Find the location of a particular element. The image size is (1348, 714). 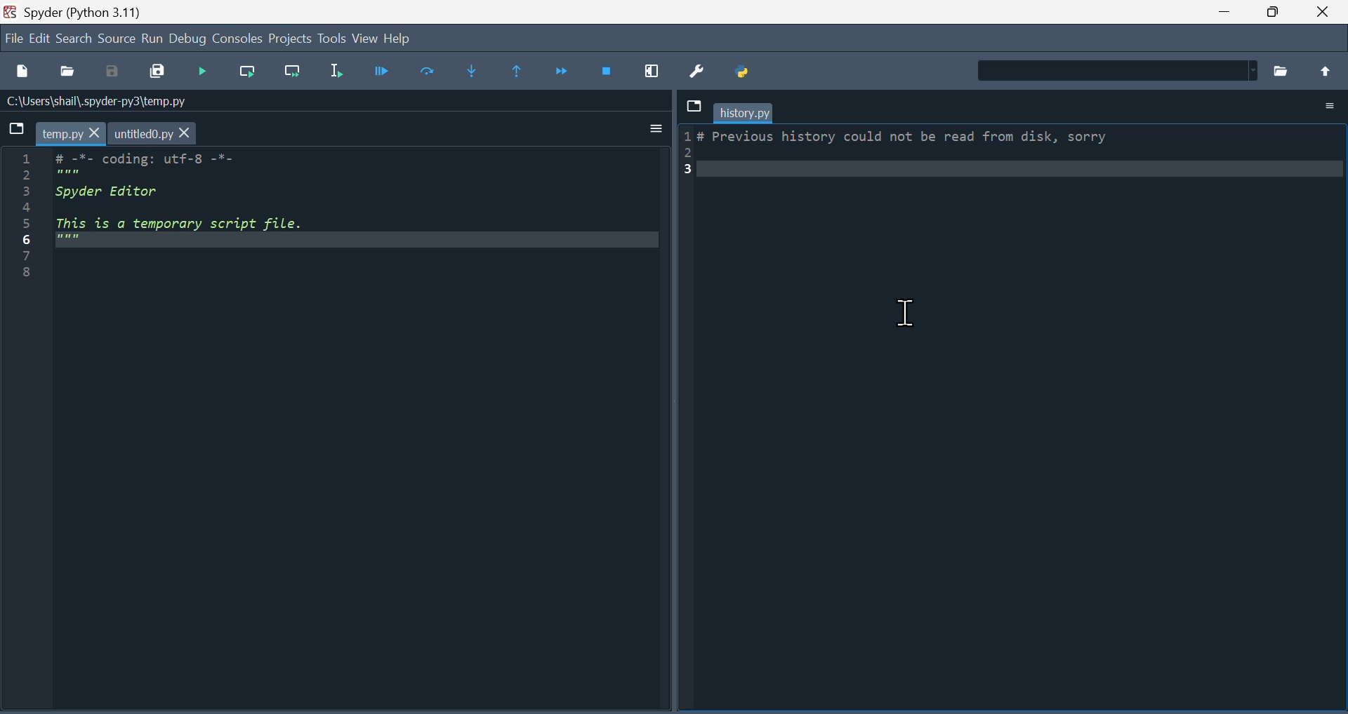

history.py is located at coordinates (744, 113).